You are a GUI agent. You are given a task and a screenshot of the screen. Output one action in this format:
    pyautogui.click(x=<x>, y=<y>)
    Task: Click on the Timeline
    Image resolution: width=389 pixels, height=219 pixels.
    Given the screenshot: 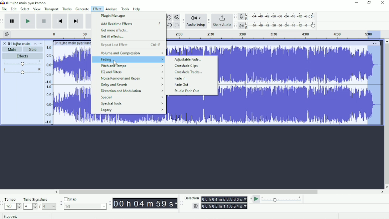 What is the action you would take?
    pyautogui.click(x=67, y=35)
    